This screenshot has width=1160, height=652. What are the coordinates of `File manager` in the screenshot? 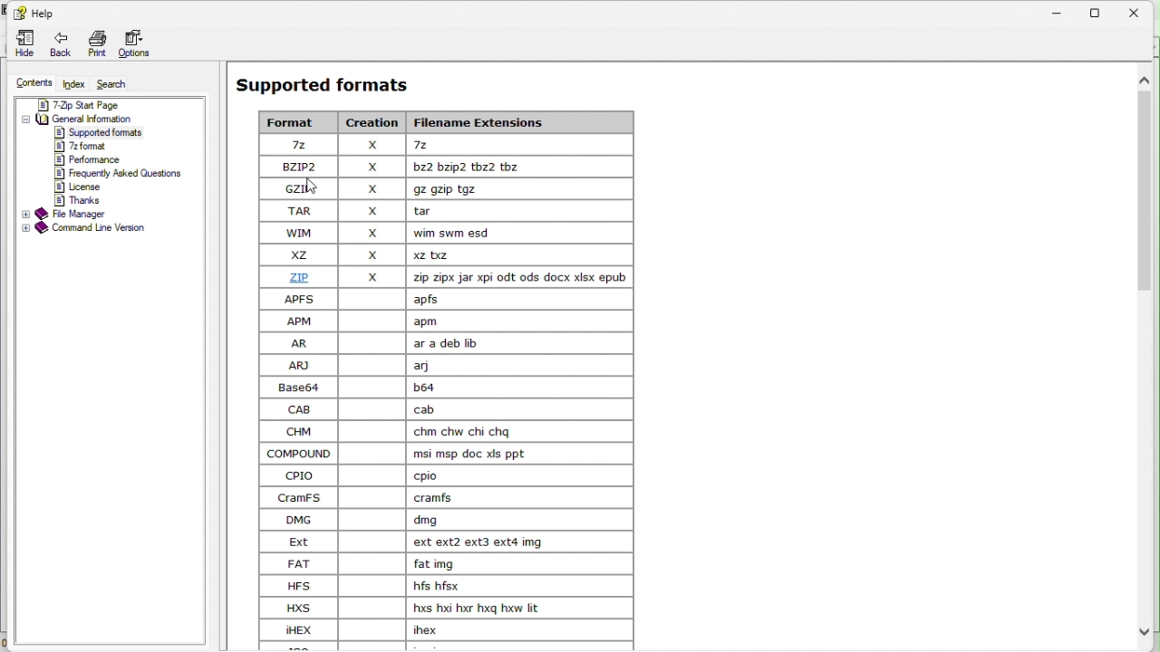 It's located at (65, 214).